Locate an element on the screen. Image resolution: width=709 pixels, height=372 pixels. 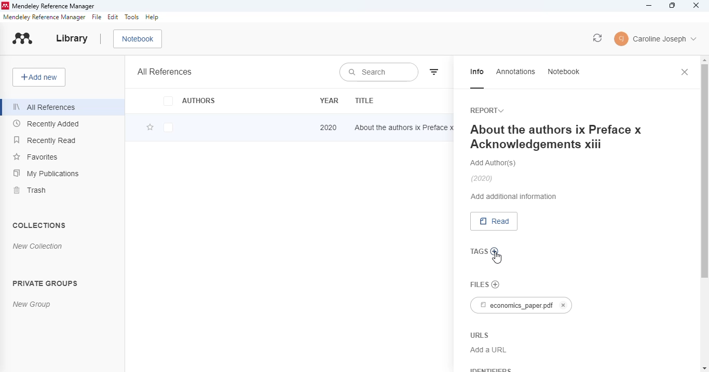
notebook is located at coordinates (138, 39).